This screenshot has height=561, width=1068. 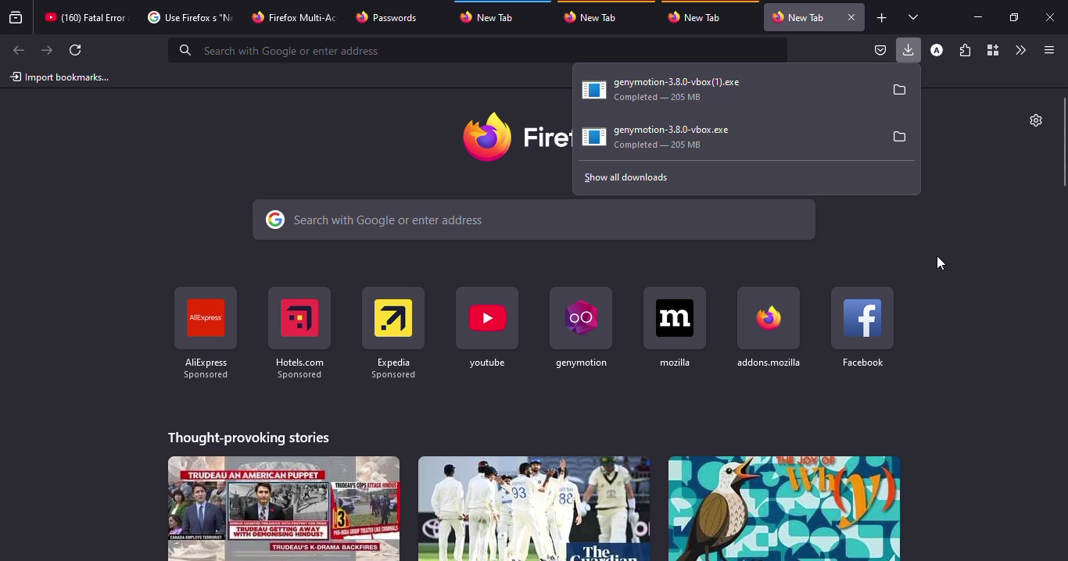 I want to click on shortcut, so click(x=205, y=334).